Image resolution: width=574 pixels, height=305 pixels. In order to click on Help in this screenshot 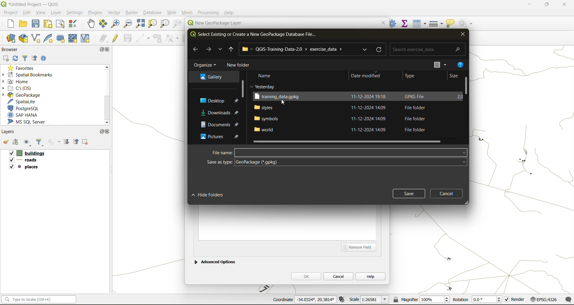, I will do `click(229, 13)`.